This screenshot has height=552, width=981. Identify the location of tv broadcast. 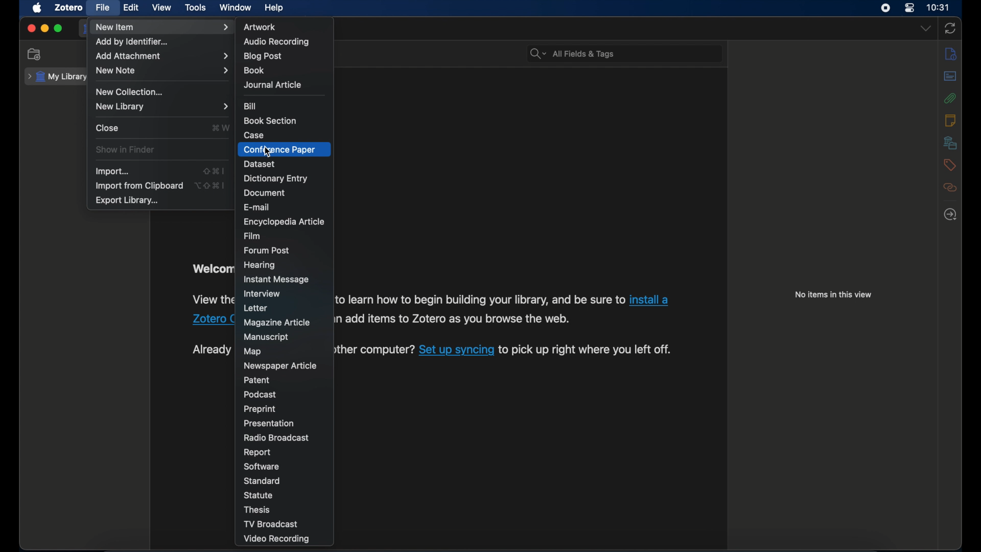
(272, 524).